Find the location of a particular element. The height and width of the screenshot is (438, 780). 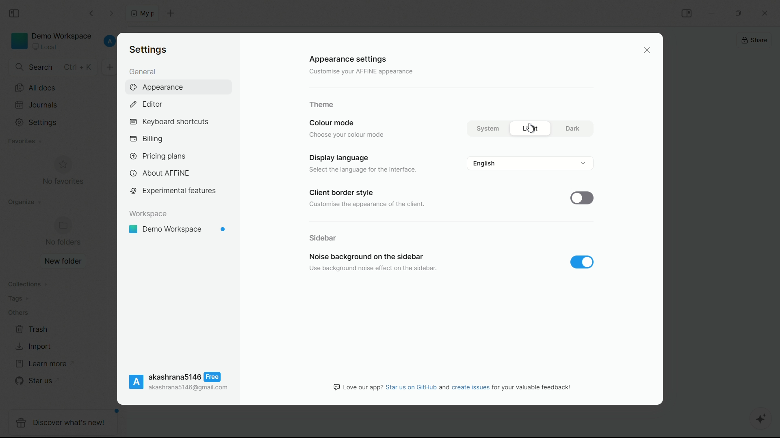

Profile image is located at coordinates (136, 382).